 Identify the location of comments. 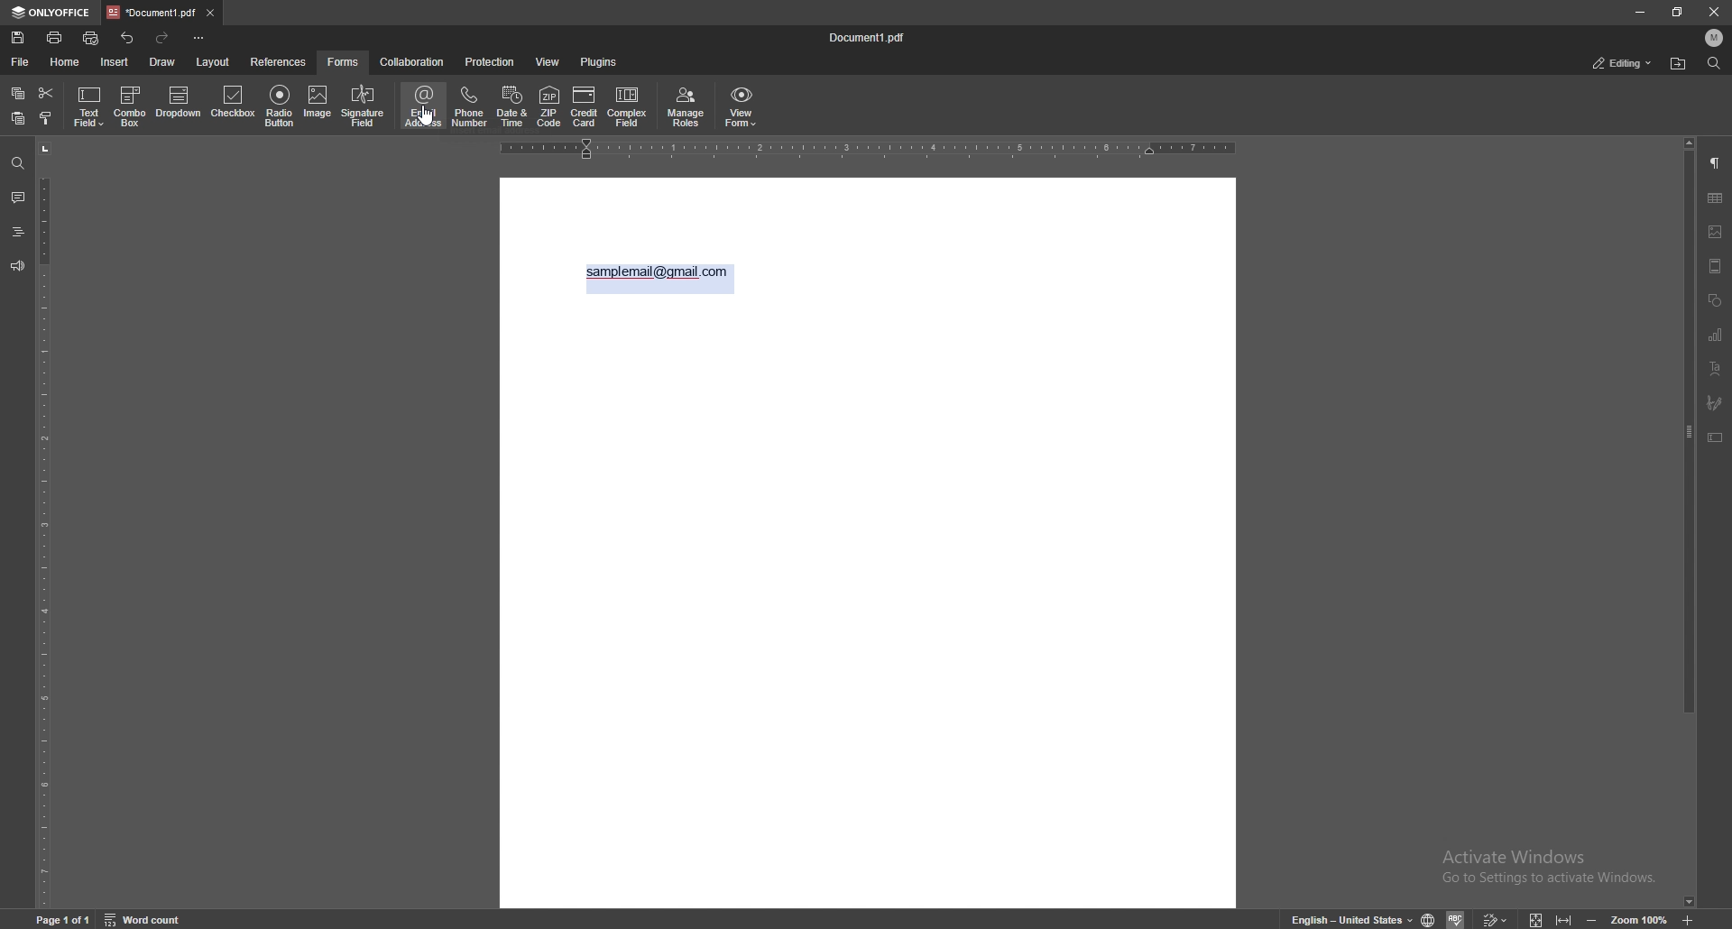
(17, 198).